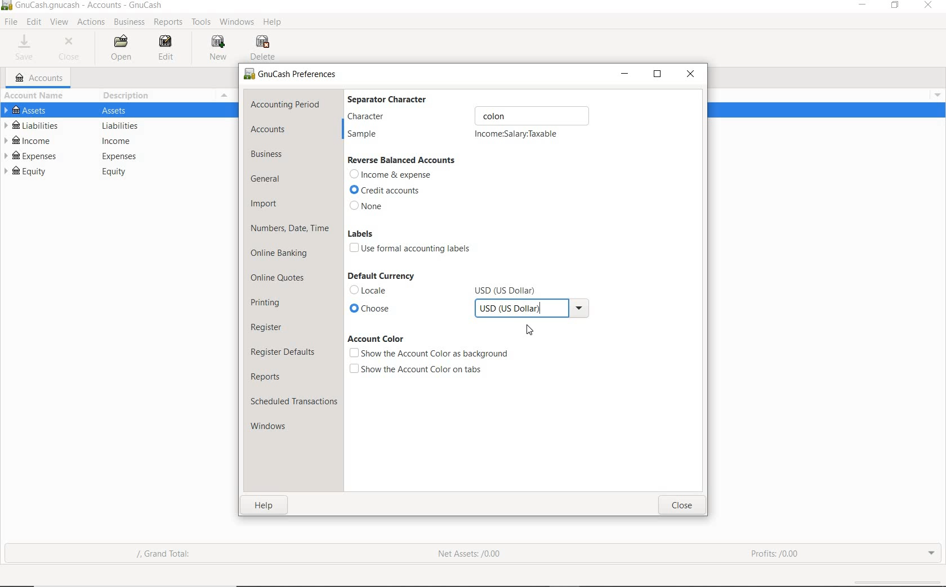 This screenshot has height=587, width=946. Describe the element at coordinates (932, 553) in the screenshot. I see `expand` at that location.